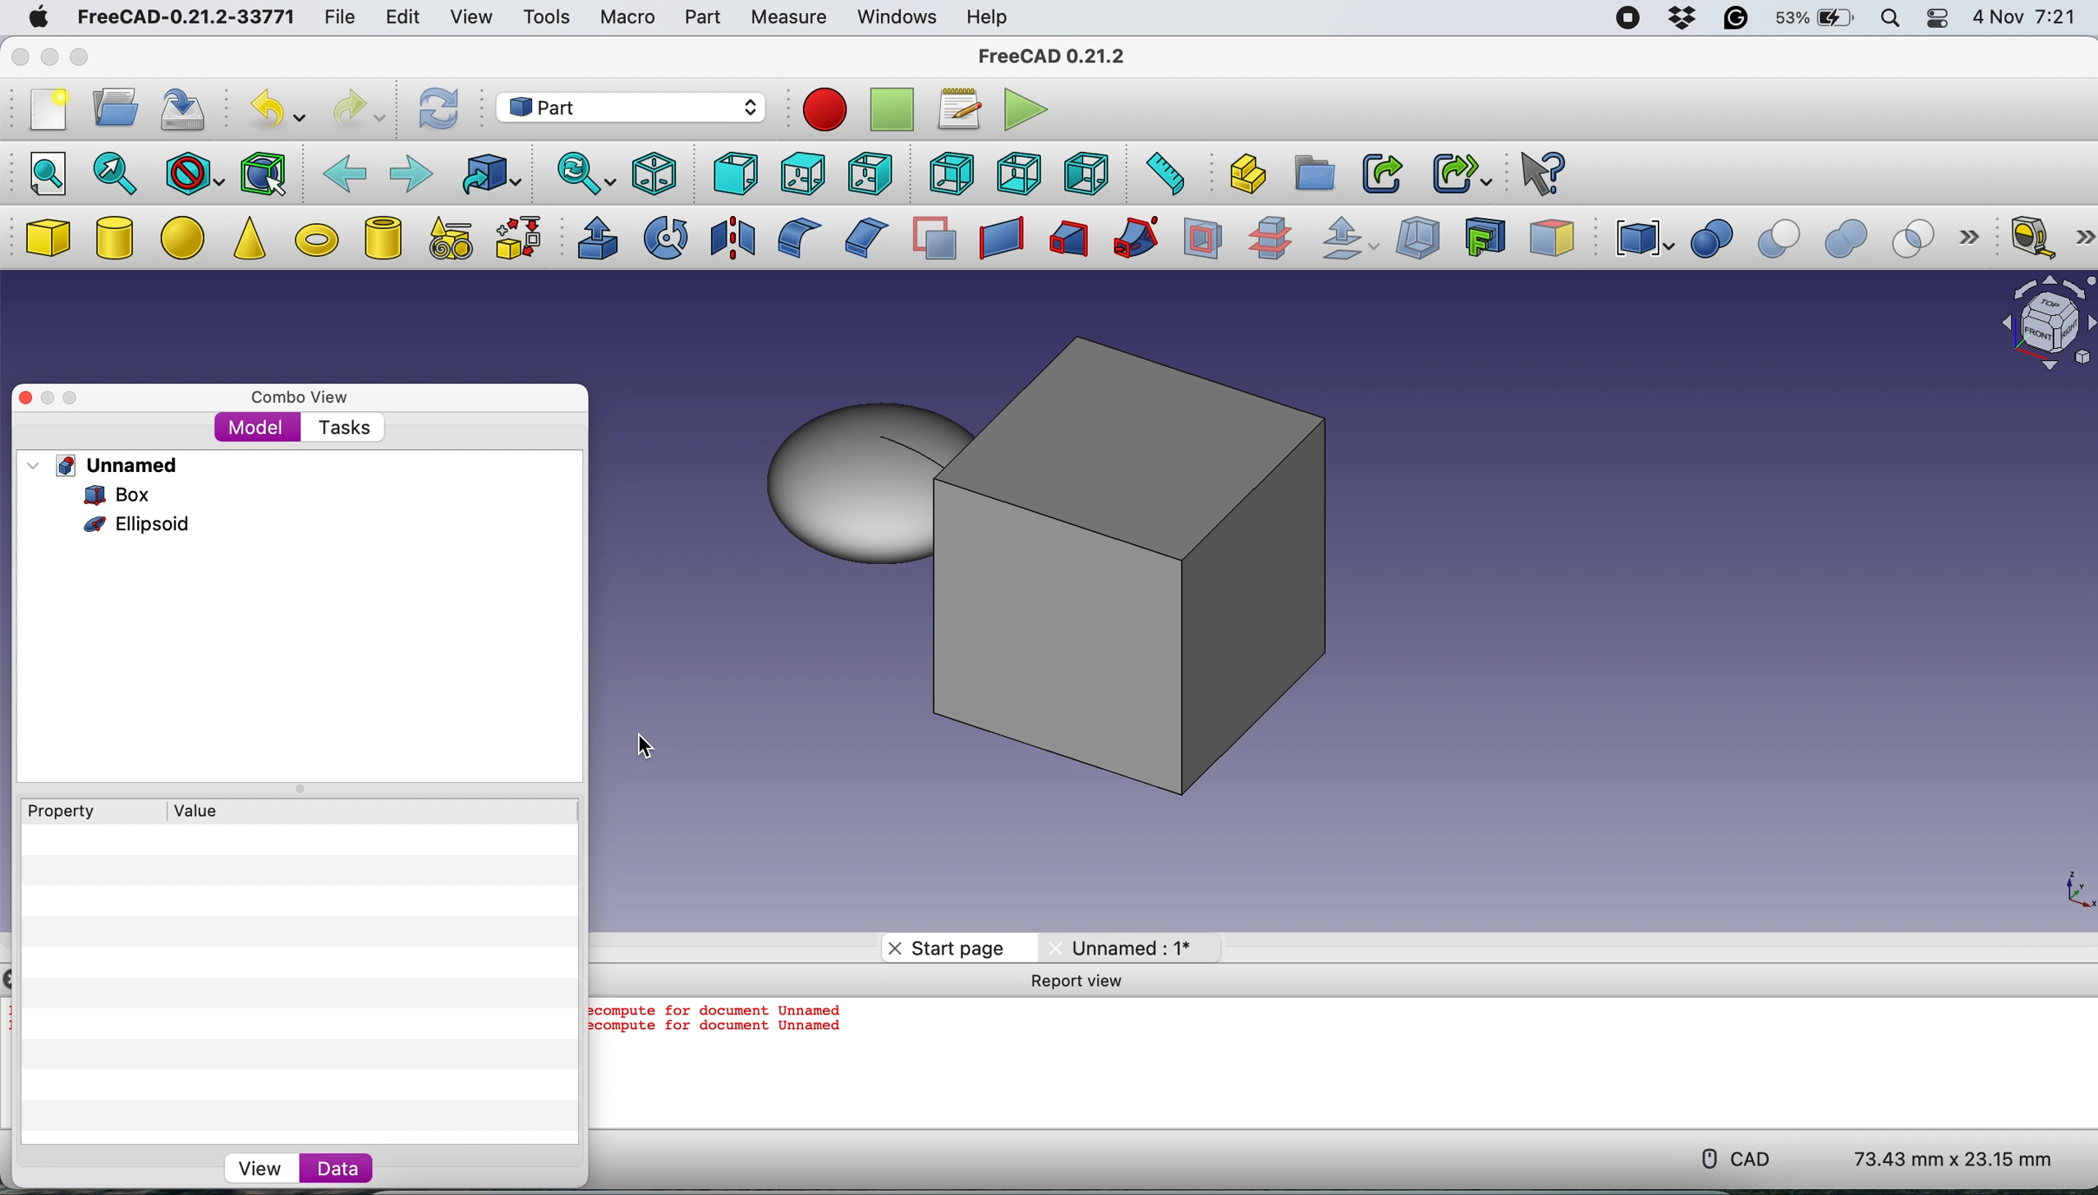 The height and width of the screenshot is (1195, 2098). What do you see at coordinates (67, 811) in the screenshot?
I see `Property` at bounding box center [67, 811].